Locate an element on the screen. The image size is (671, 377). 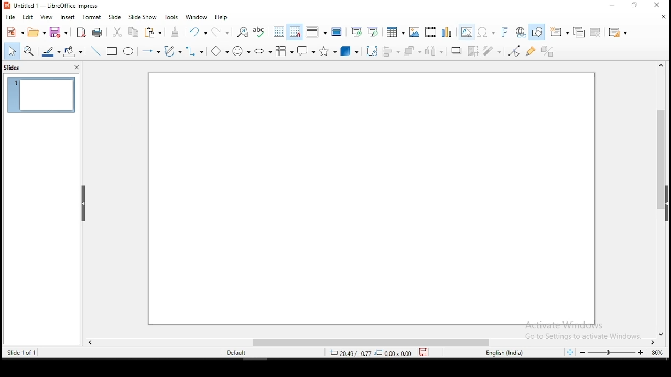
display views is located at coordinates (317, 30).